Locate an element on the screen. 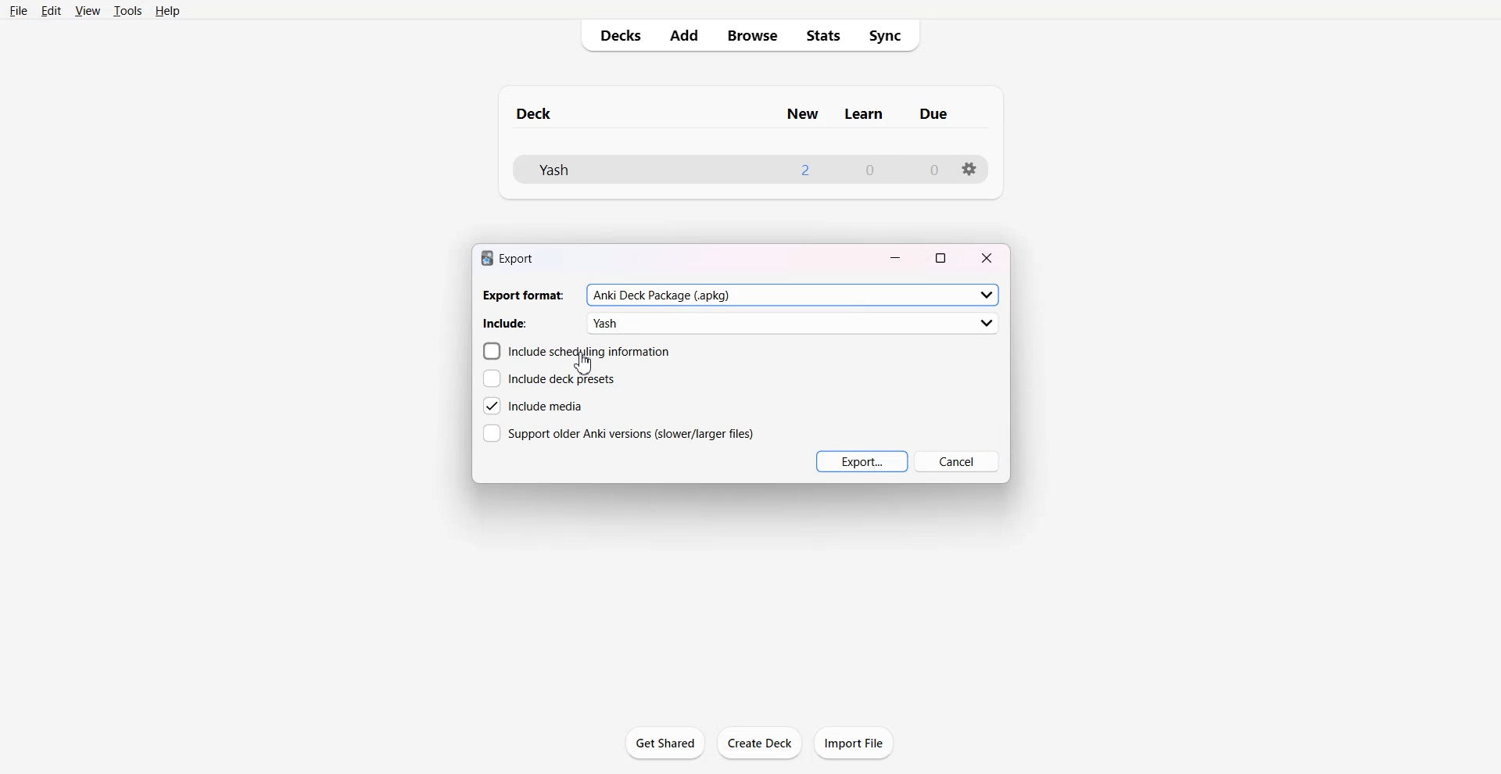 The image size is (1501, 774). Include scheduling information is located at coordinates (575, 351).